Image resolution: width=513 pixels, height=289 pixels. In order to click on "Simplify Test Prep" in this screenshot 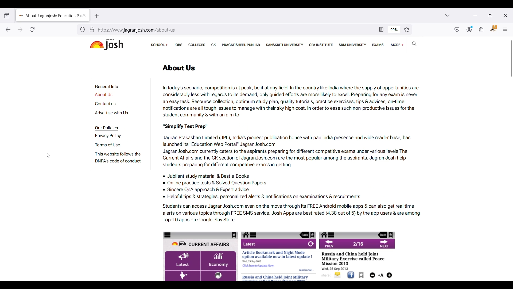, I will do `click(190, 125)`.